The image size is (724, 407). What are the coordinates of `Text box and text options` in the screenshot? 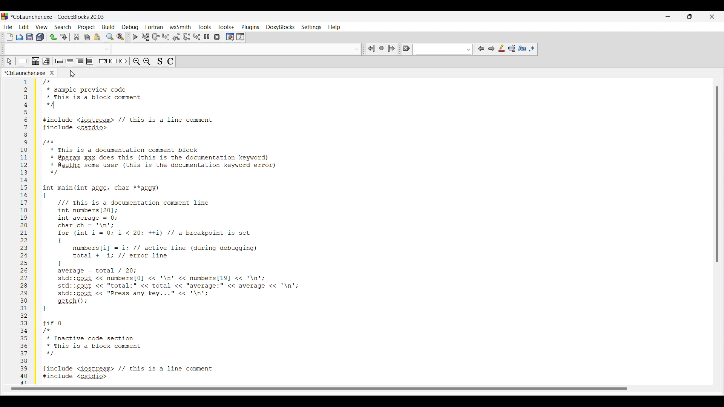 It's located at (443, 49).